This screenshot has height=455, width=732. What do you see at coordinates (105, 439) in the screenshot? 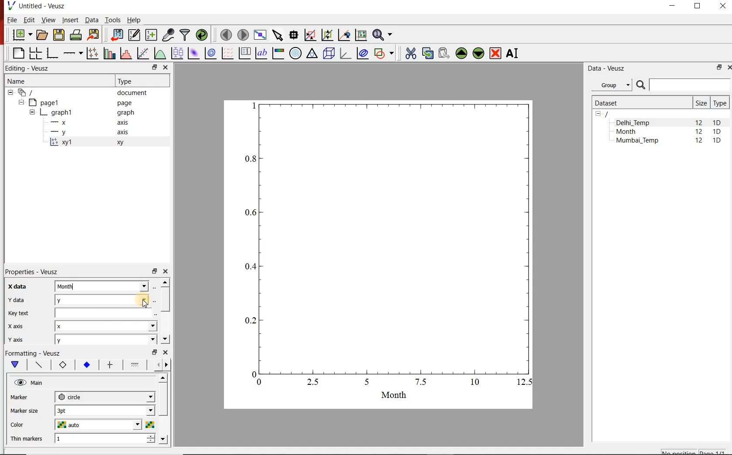
I see `1` at bounding box center [105, 439].